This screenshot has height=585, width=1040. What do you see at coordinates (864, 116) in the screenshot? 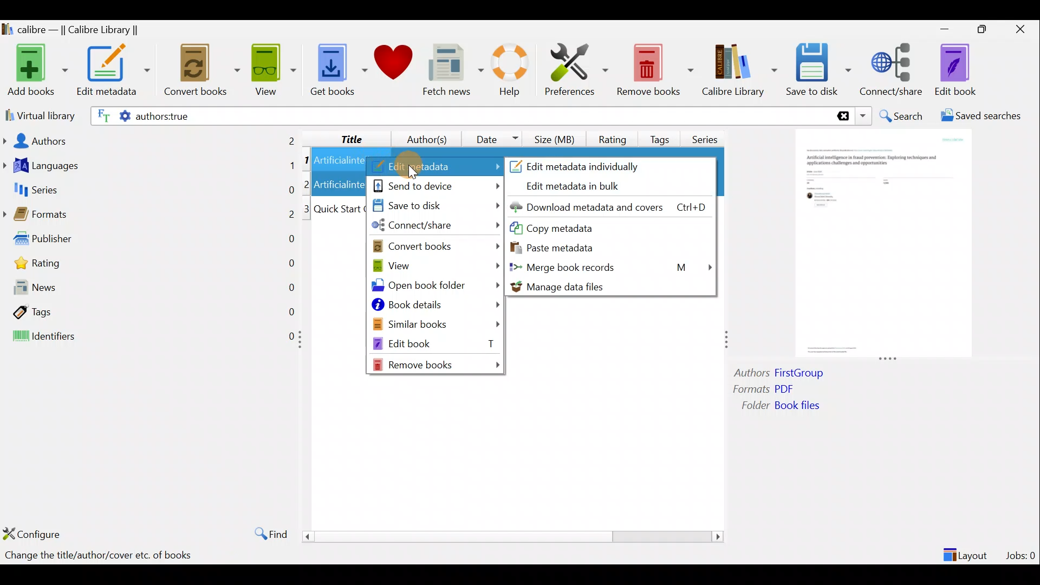
I see `Search dropdown` at bounding box center [864, 116].